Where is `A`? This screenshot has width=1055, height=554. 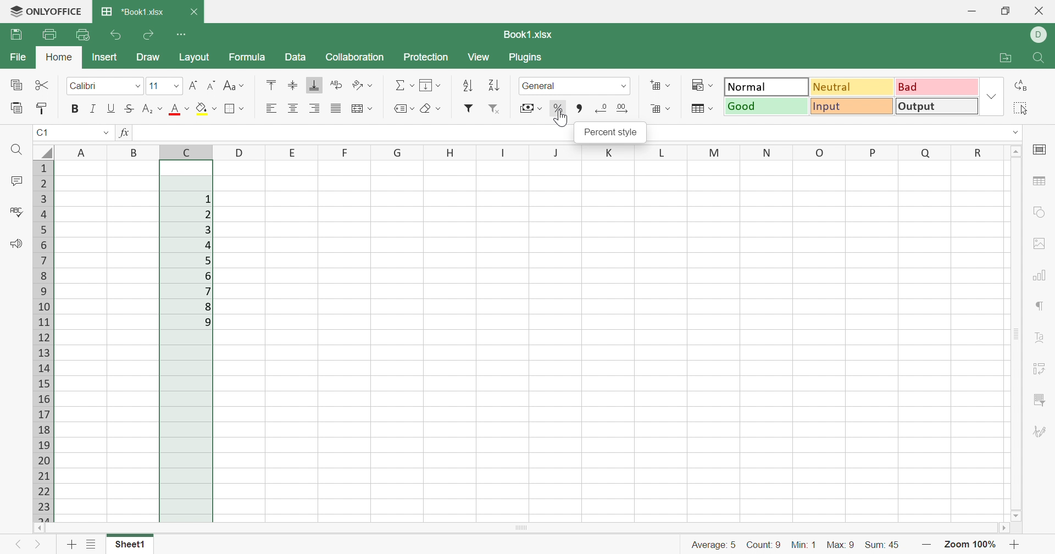
A is located at coordinates (83, 151).